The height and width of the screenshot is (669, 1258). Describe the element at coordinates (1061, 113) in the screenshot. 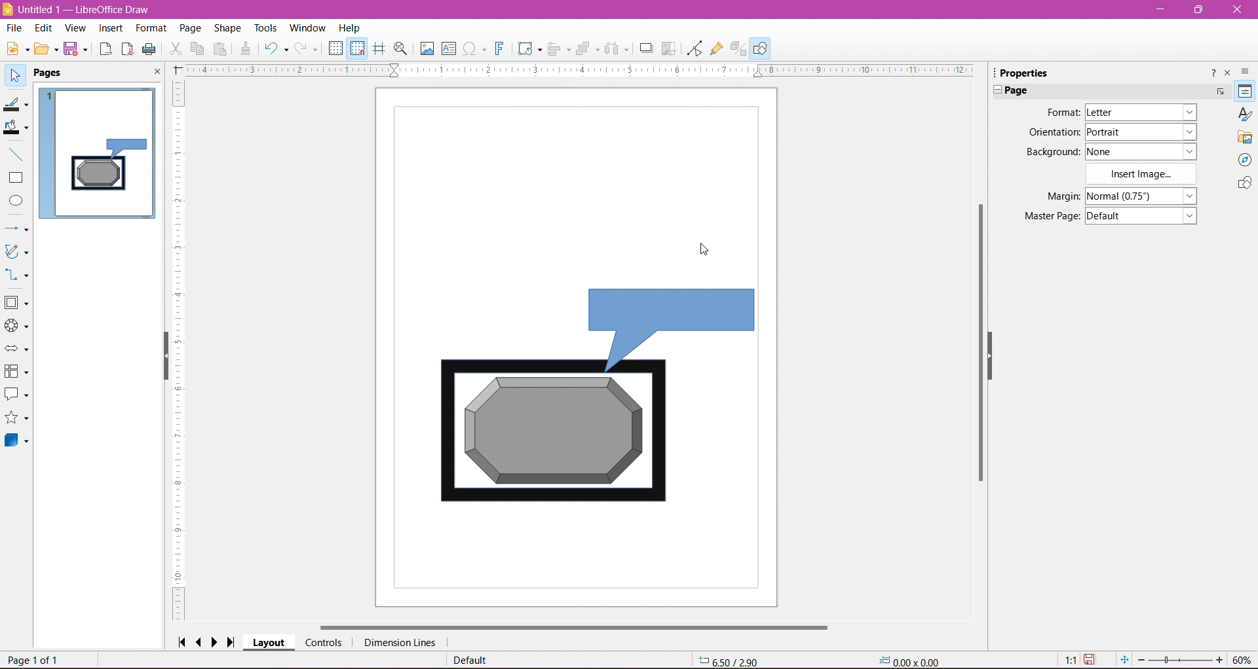

I see `Format` at that location.